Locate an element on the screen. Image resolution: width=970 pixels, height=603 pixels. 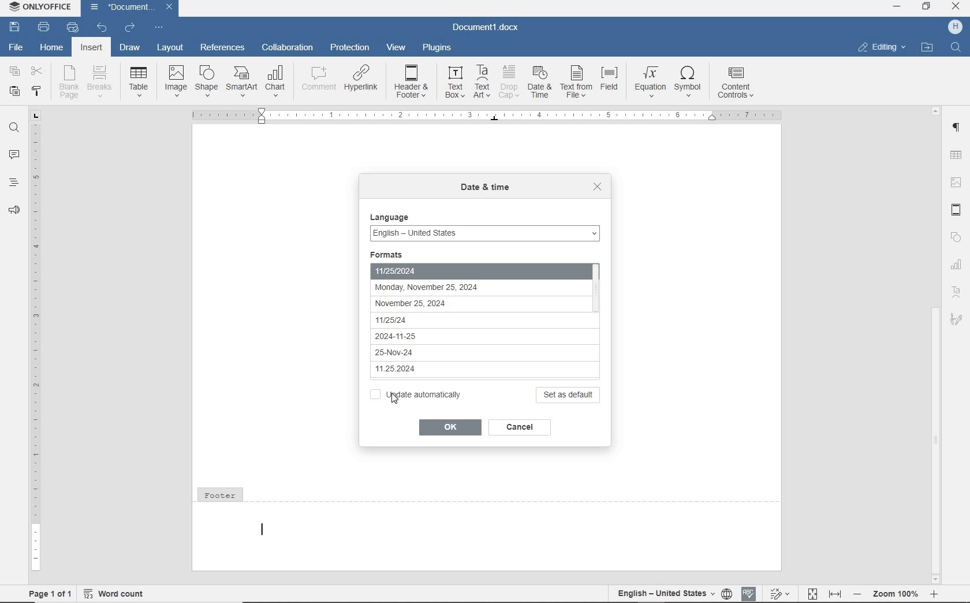
headings is located at coordinates (13, 183).